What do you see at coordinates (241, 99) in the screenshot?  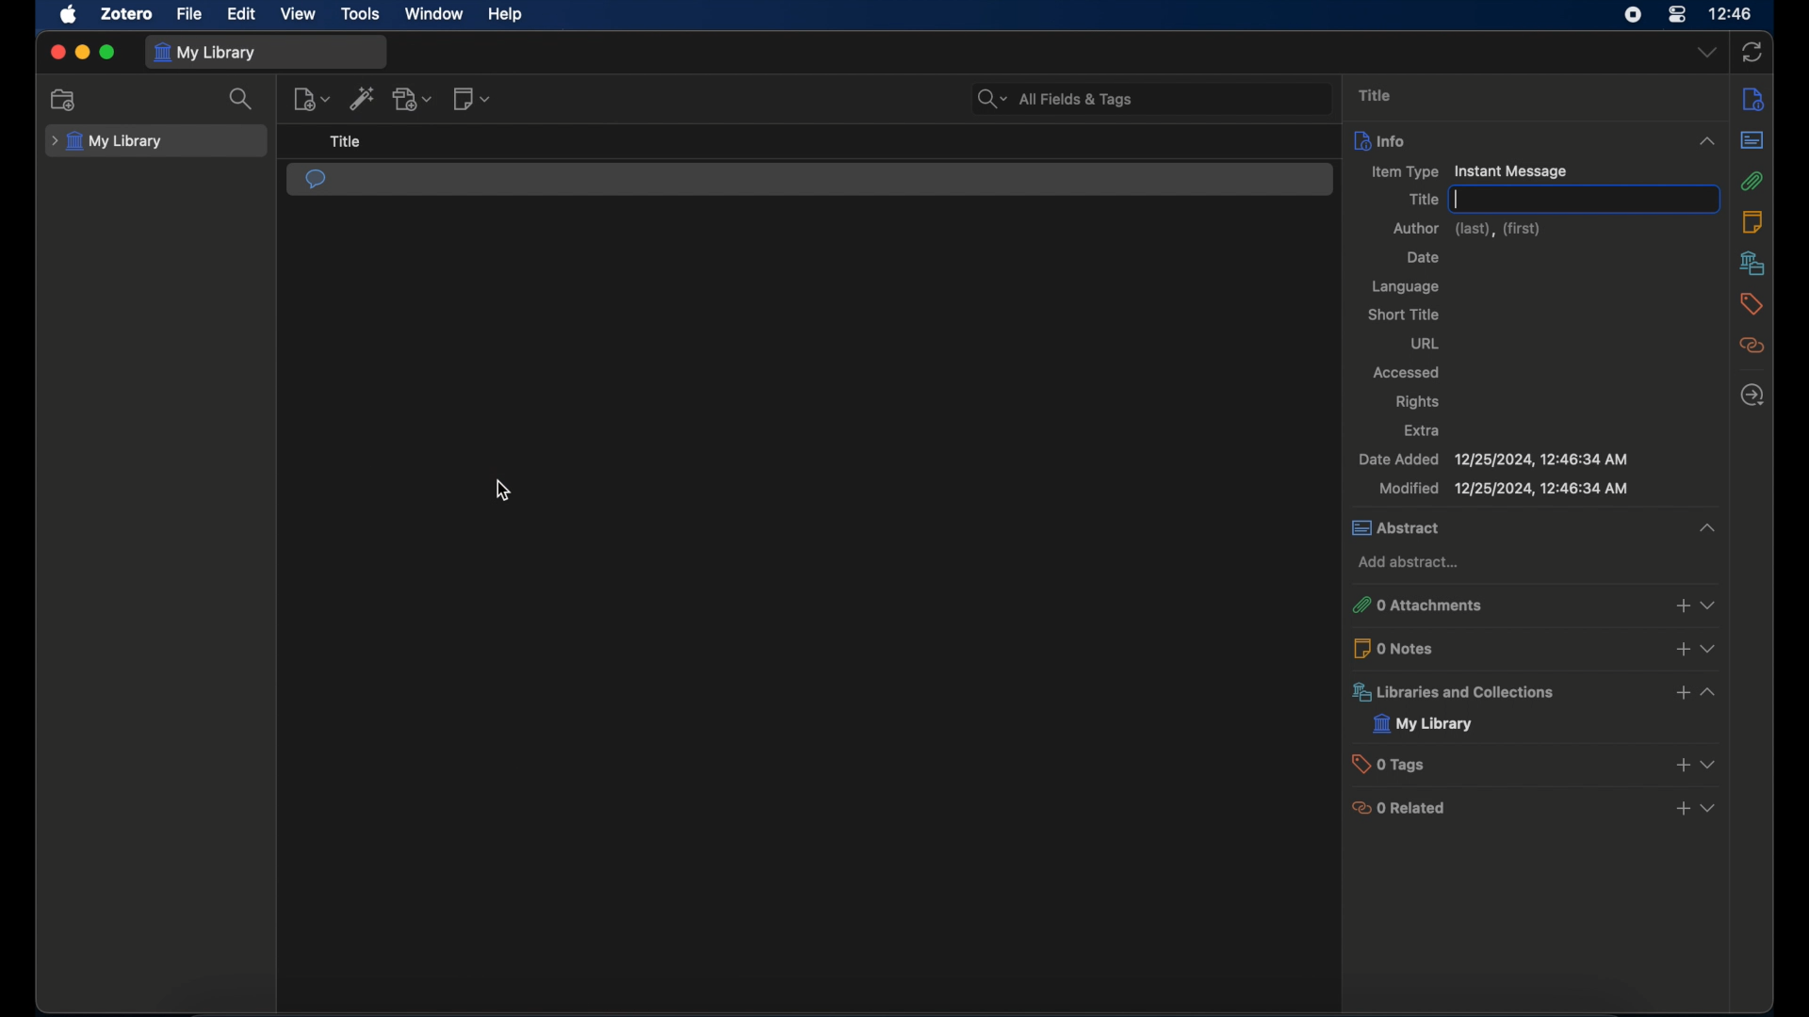 I see `search` at bounding box center [241, 99].